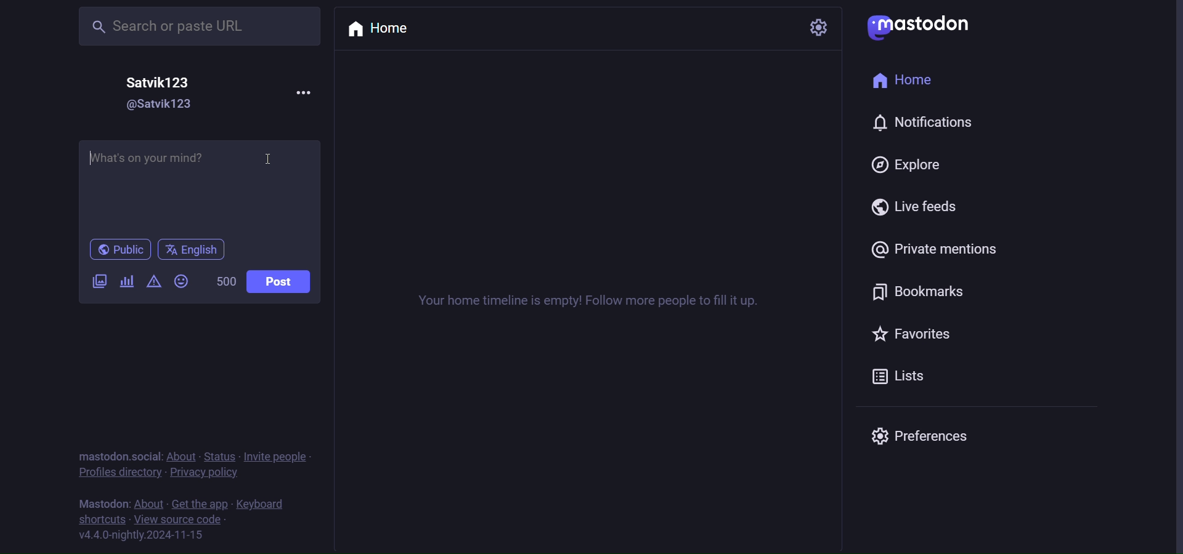 The image size is (1183, 554). Describe the element at coordinates (600, 302) in the screenshot. I see `instruction` at that location.